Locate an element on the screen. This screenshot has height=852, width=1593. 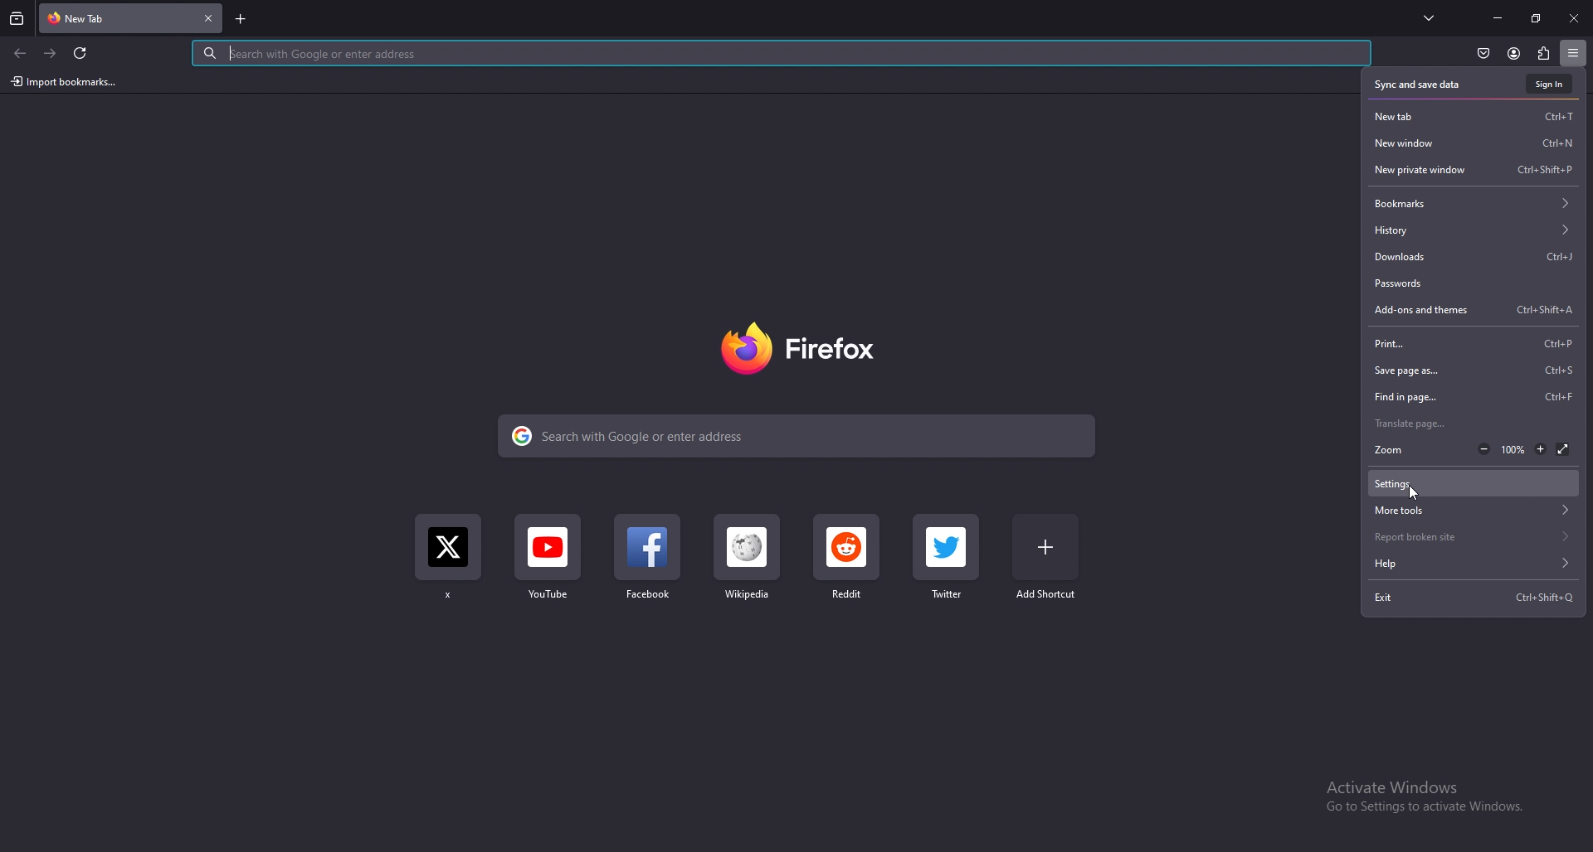
more tools is located at coordinates (1473, 511).